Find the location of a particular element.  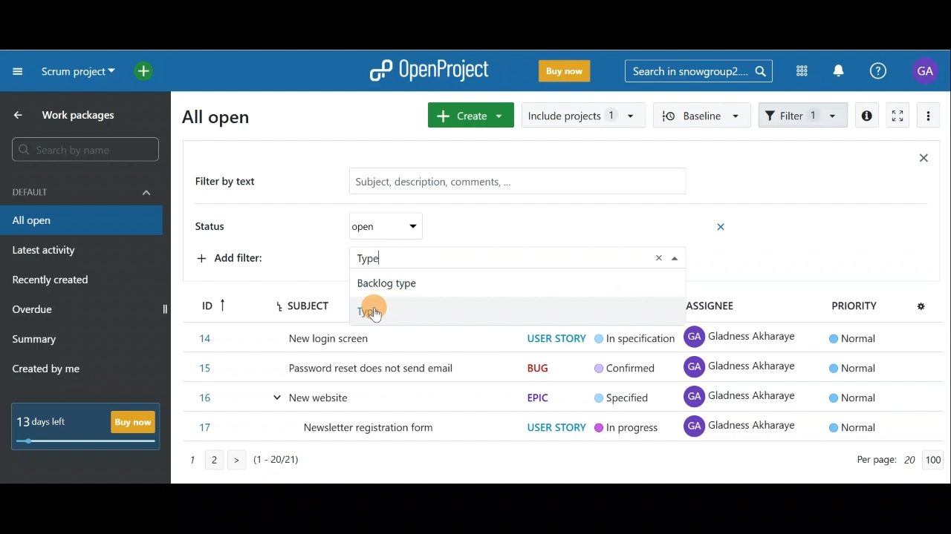

Item 8 is located at coordinates (540, 398).